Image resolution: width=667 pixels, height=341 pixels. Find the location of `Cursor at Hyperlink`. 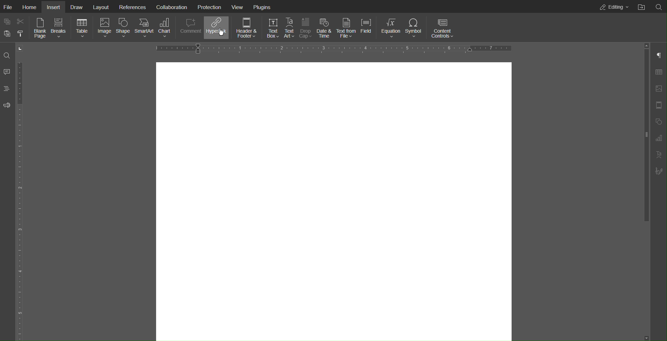

Cursor at Hyperlink is located at coordinates (222, 32).